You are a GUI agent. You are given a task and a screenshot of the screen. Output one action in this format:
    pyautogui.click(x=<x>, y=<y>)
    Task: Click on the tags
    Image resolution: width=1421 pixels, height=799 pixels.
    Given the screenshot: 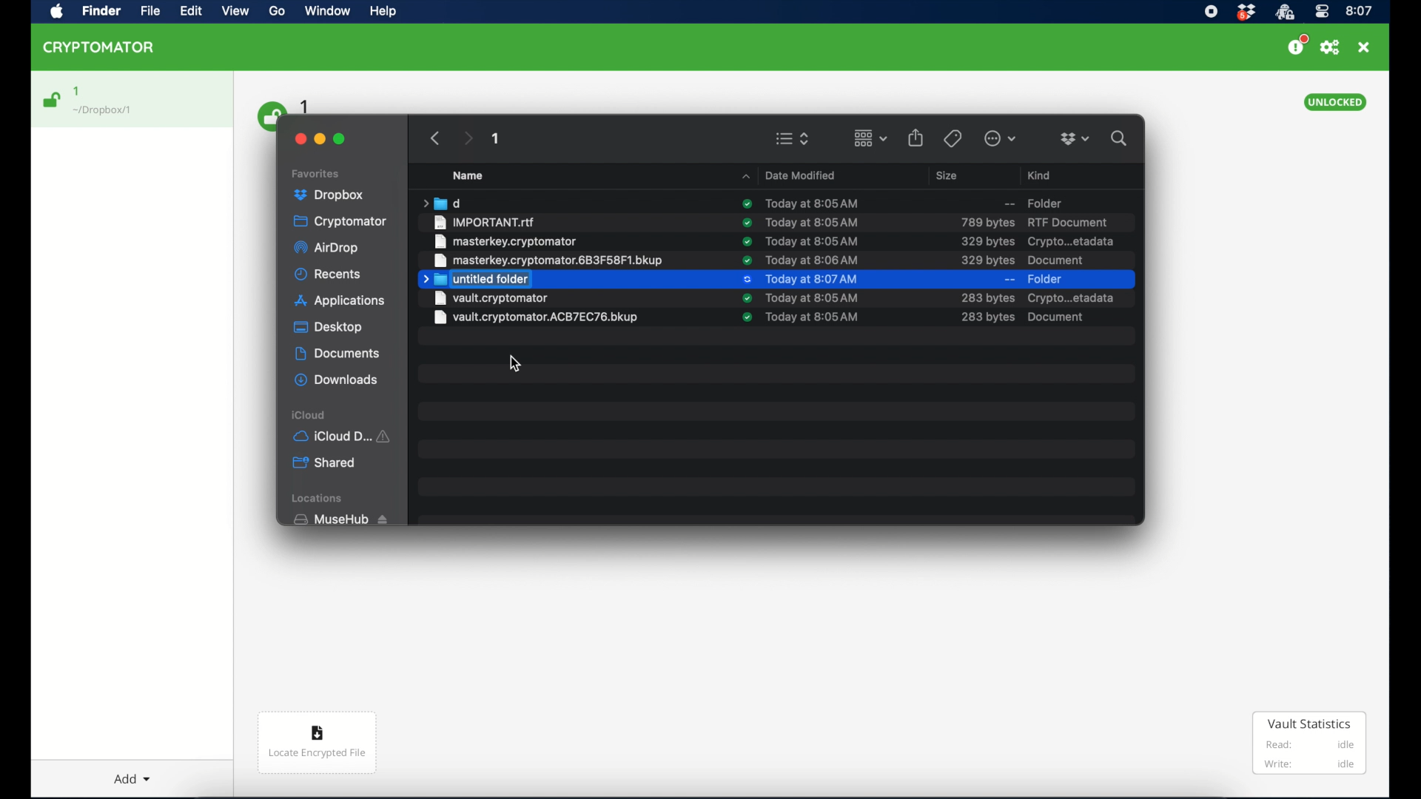 What is the action you would take?
    pyautogui.click(x=952, y=138)
    